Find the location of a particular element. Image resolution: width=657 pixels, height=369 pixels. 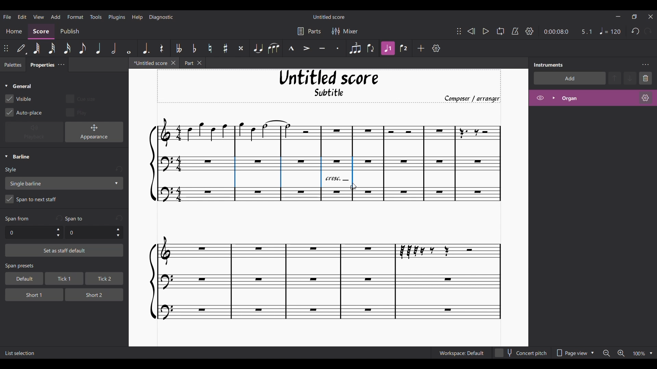

Indicates input for Style is located at coordinates (12, 170).